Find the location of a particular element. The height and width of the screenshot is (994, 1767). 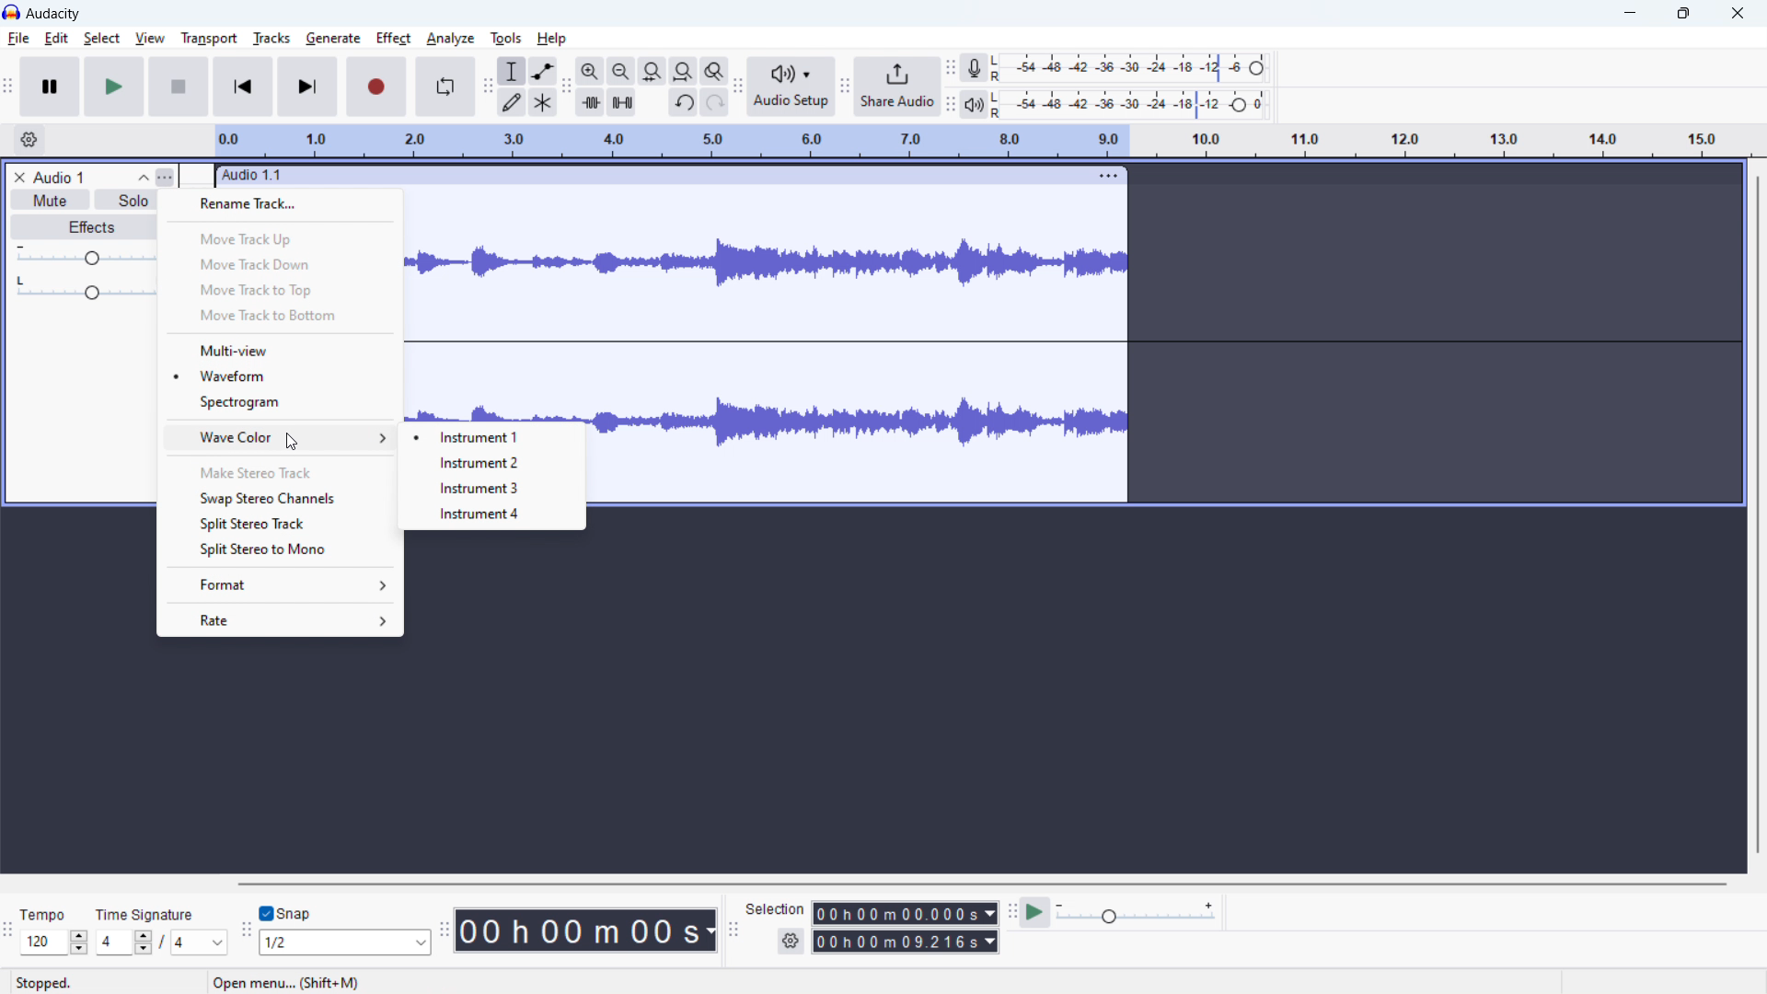

swap stereo channels is located at coordinates (278, 499).